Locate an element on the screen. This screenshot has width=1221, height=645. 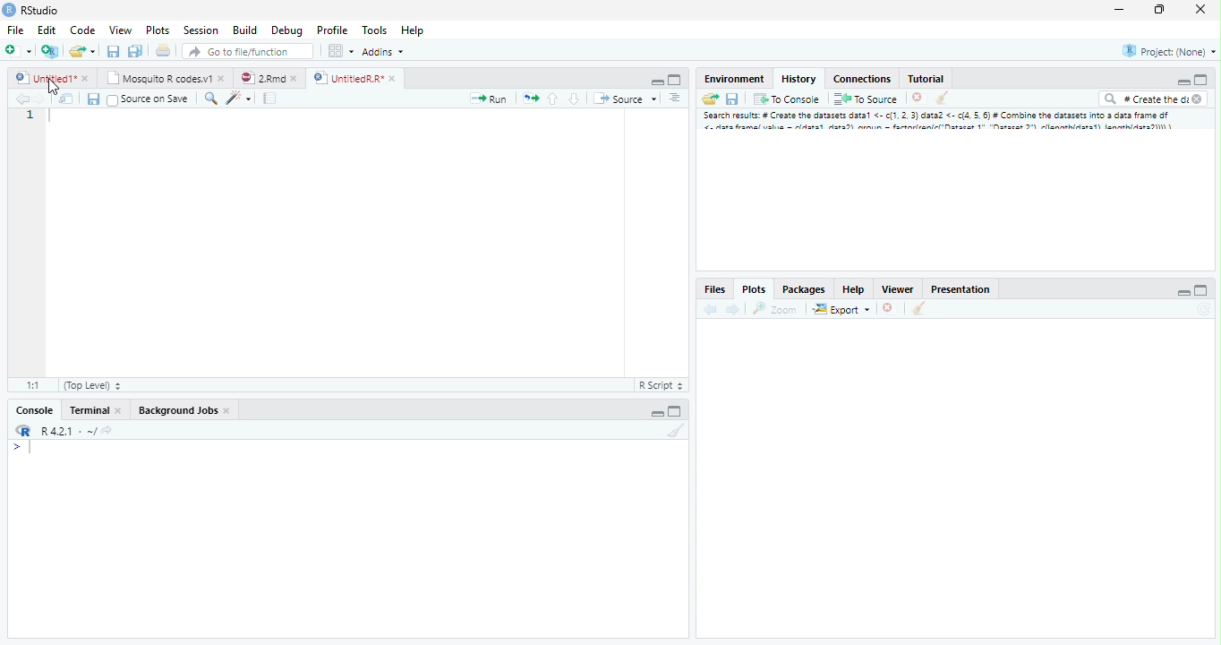
Pages is located at coordinates (531, 100).